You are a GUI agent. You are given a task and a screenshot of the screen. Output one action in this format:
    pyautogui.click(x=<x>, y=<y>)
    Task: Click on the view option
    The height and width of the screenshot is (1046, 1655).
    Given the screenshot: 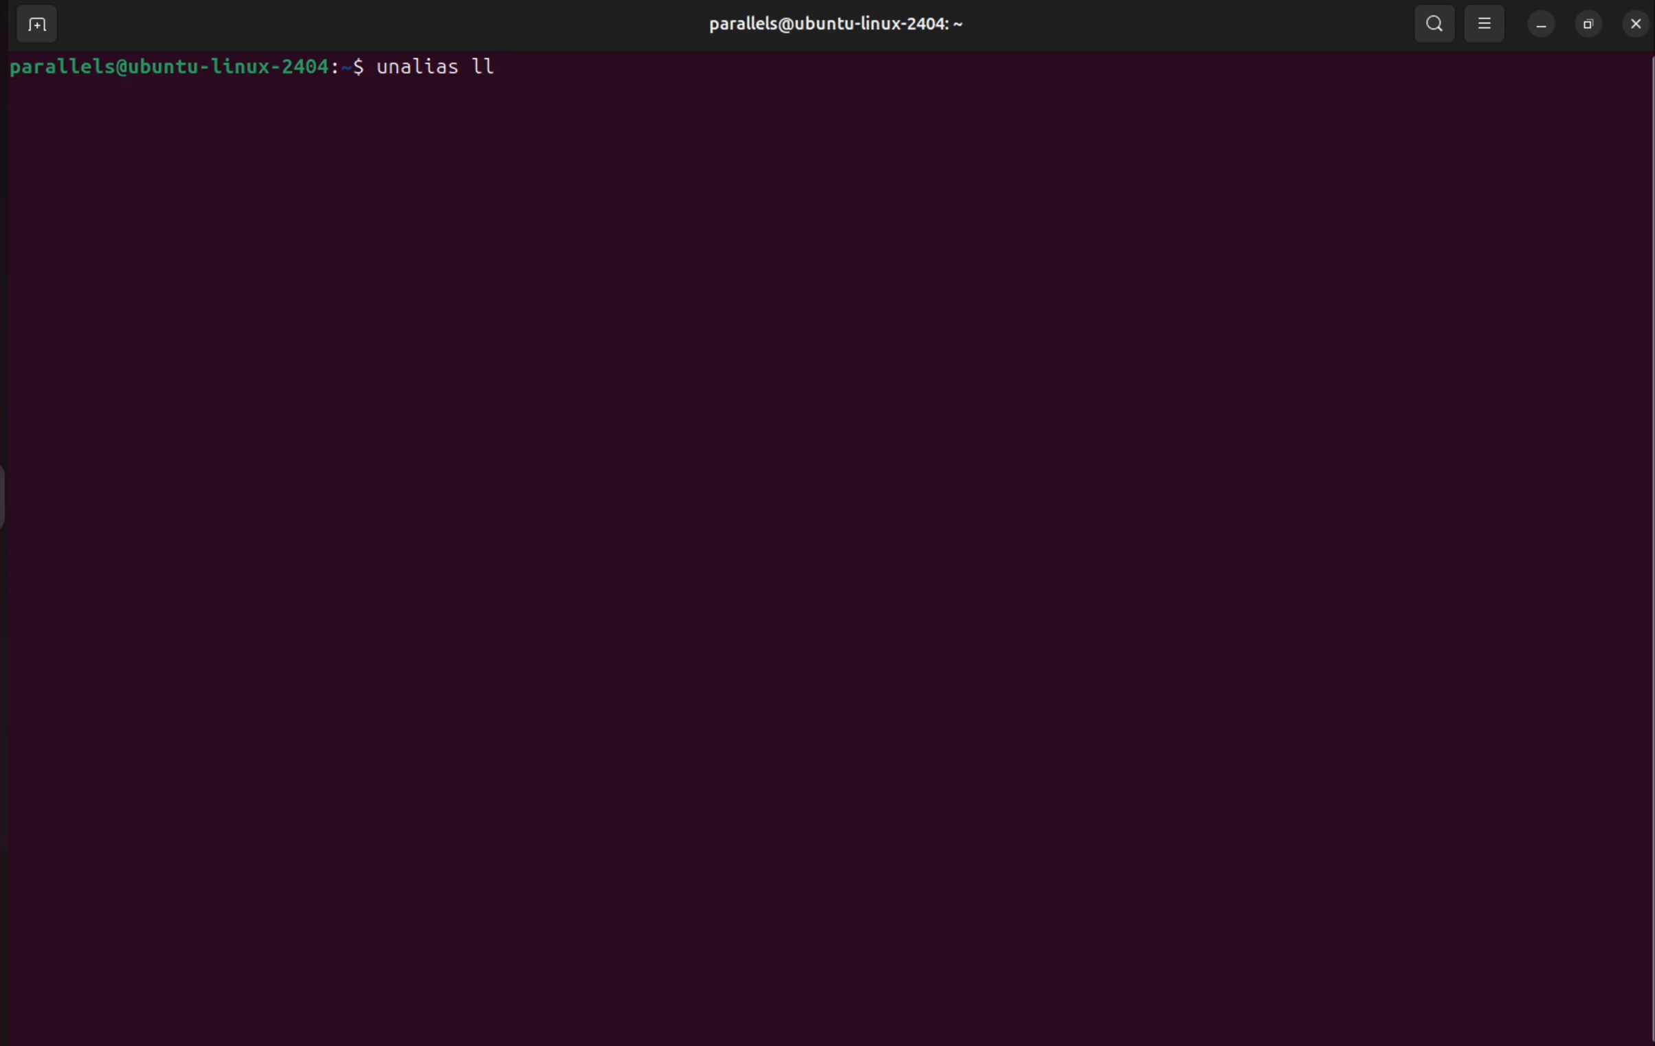 What is the action you would take?
    pyautogui.click(x=1486, y=23)
    